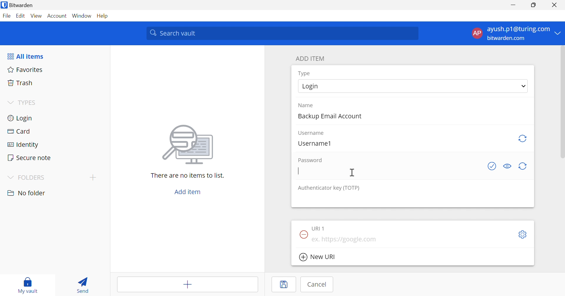  Describe the element at coordinates (36, 16) in the screenshot. I see `View` at that location.